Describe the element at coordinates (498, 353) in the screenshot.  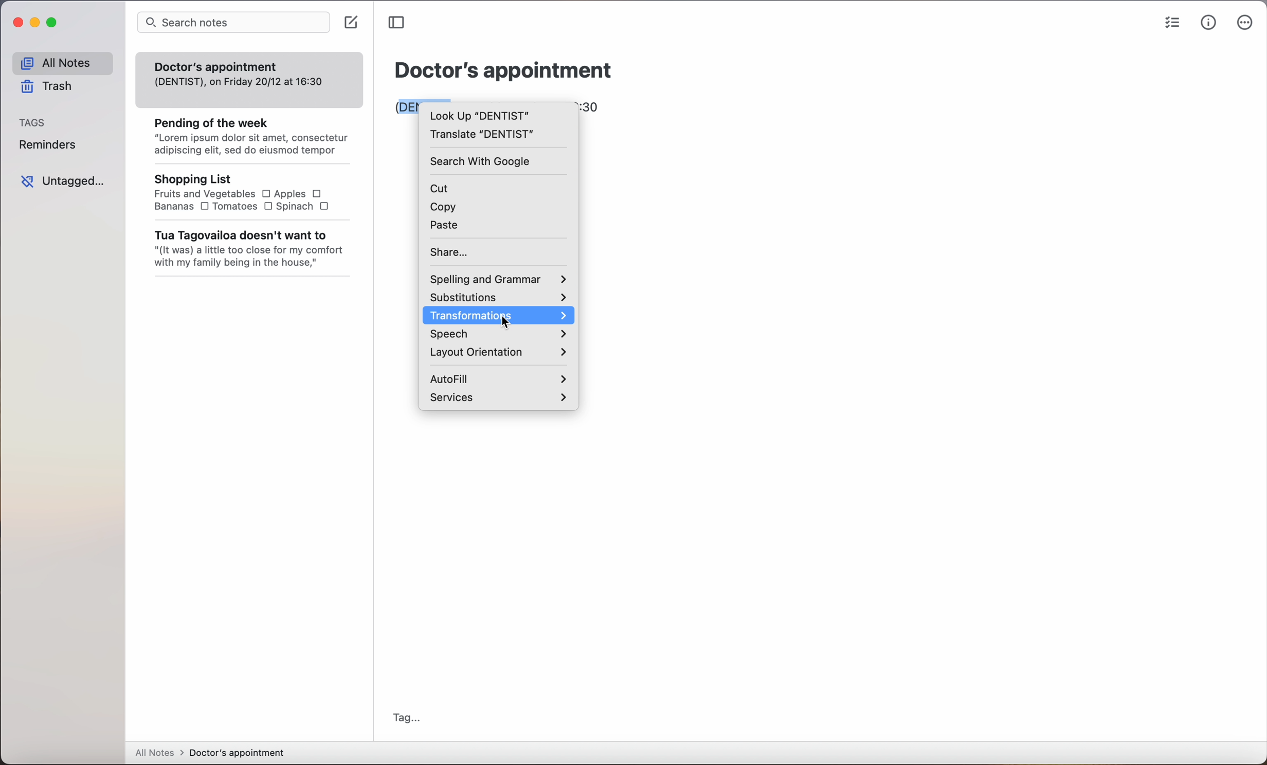
I see `layout orientarion` at that location.